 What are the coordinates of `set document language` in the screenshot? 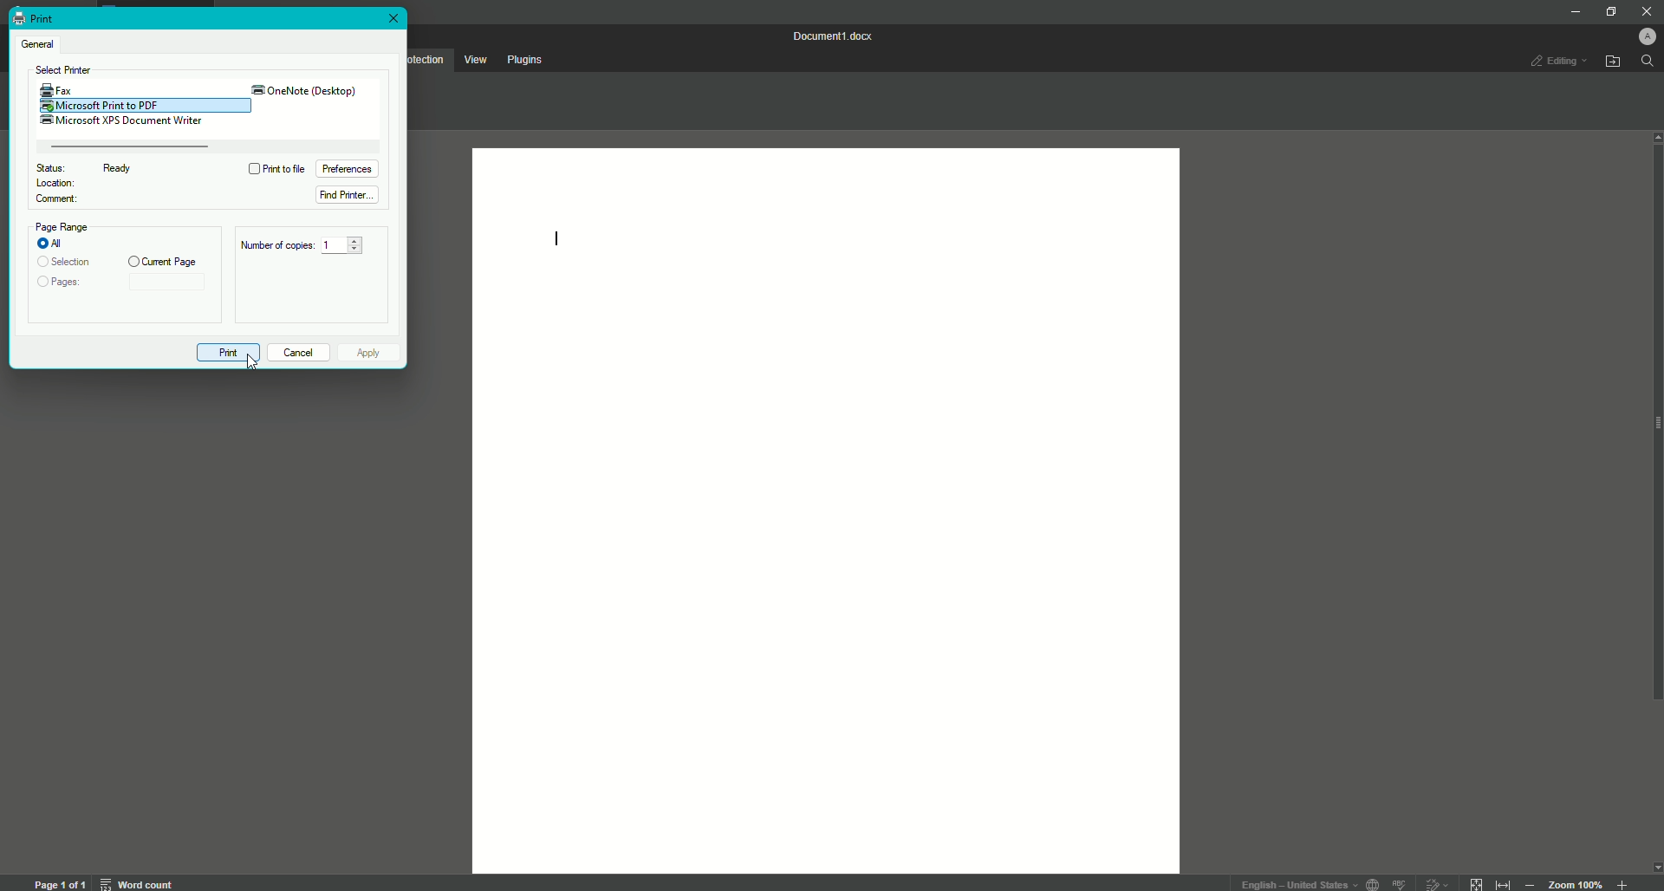 It's located at (1375, 883).